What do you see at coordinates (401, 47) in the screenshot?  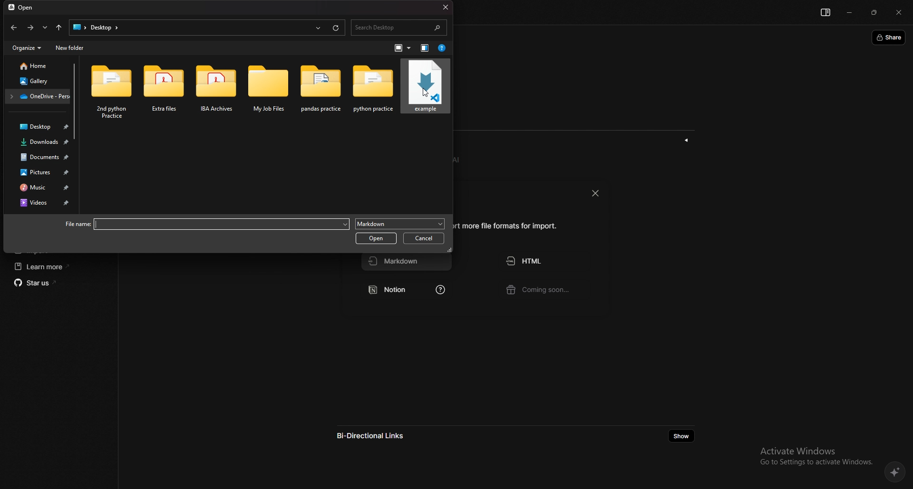 I see `change view` at bounding box center [401, 47].